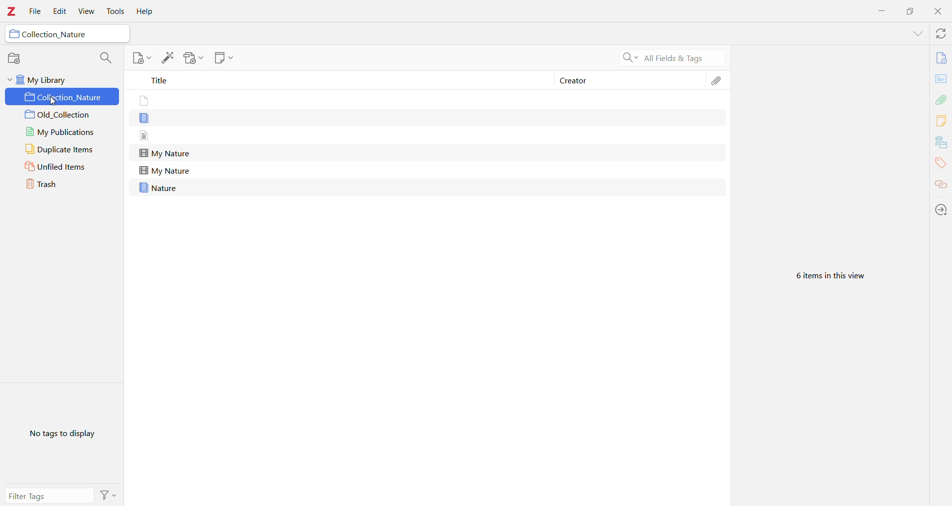 The image size is (952, 506). What do you see at coordinates (167, 58) in the screenshot?
I see `Add Item(s) by Identifier` at bounding box center [167, 58].